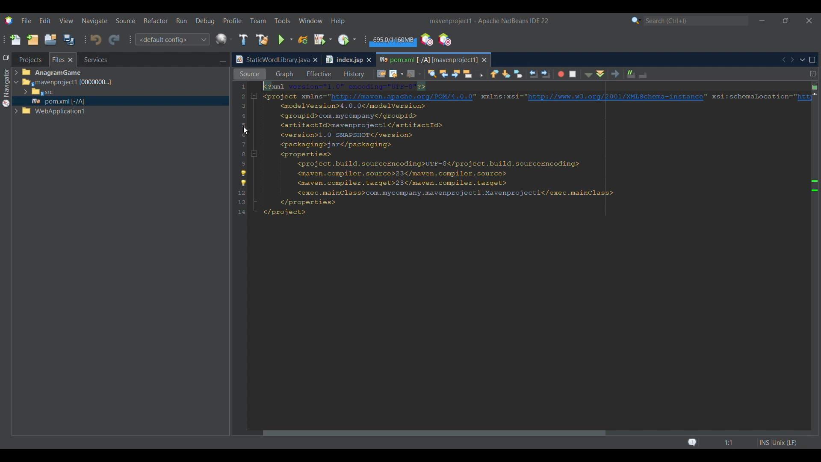 Image resolution: width=821 pixels, height=462 pixels. What do you see at coordinates (311, 21) in the screenshot?
I see `Window menu` at bounding box center [311, 21].